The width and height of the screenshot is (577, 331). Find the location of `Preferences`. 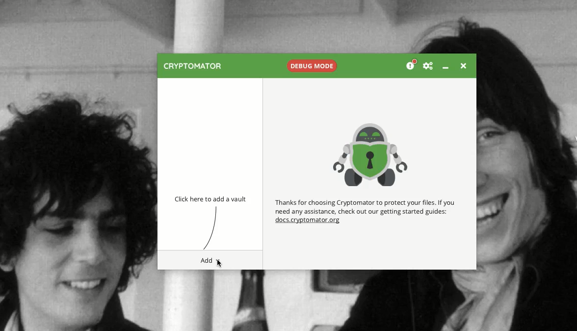

Preferences is located at coordinates (428, 66).